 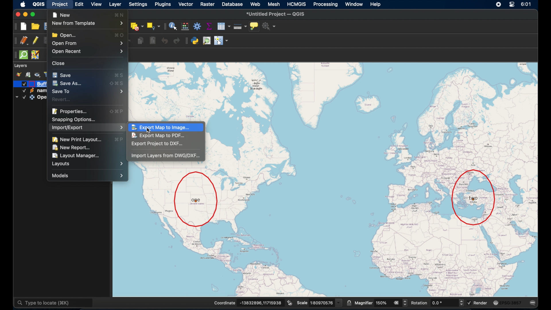 I want to click on Increase and decrease magnifier value, so click(x=405, y=303).